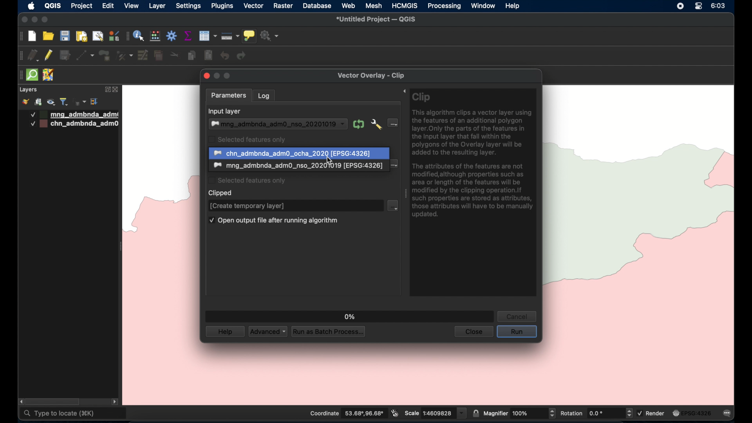  Describe the element at coordinates (596, 413) in the screenshot. I see `rotation` at that location.